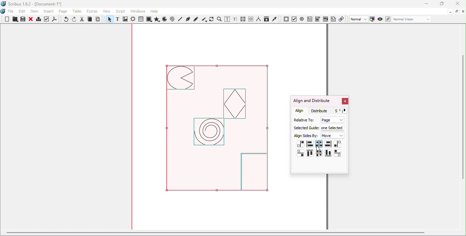 The width and height of the screenshot is (466, 236). What do you see at coordinates (219, 19) in the screenshot?
I see `Zoom in or out` at bounding box center [219, 19].